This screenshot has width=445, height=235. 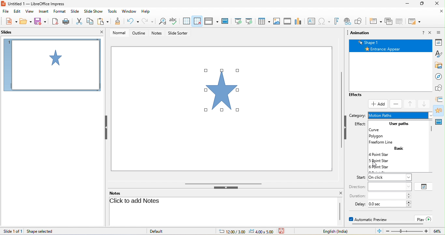 What do you see at coordinates (232, 232) in the screenshot?
I see `cursor location: 12.00/3.00` at bounding box center [232, 232].